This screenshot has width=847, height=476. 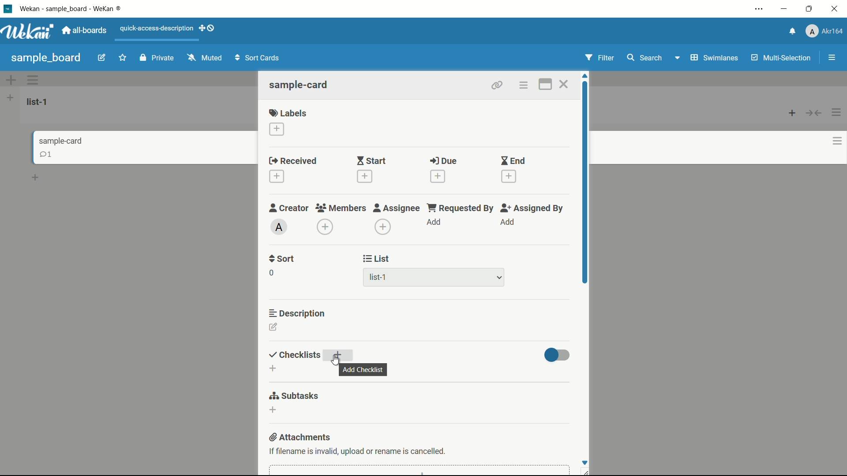 I want to click on labels, so click(x=289, y=112).